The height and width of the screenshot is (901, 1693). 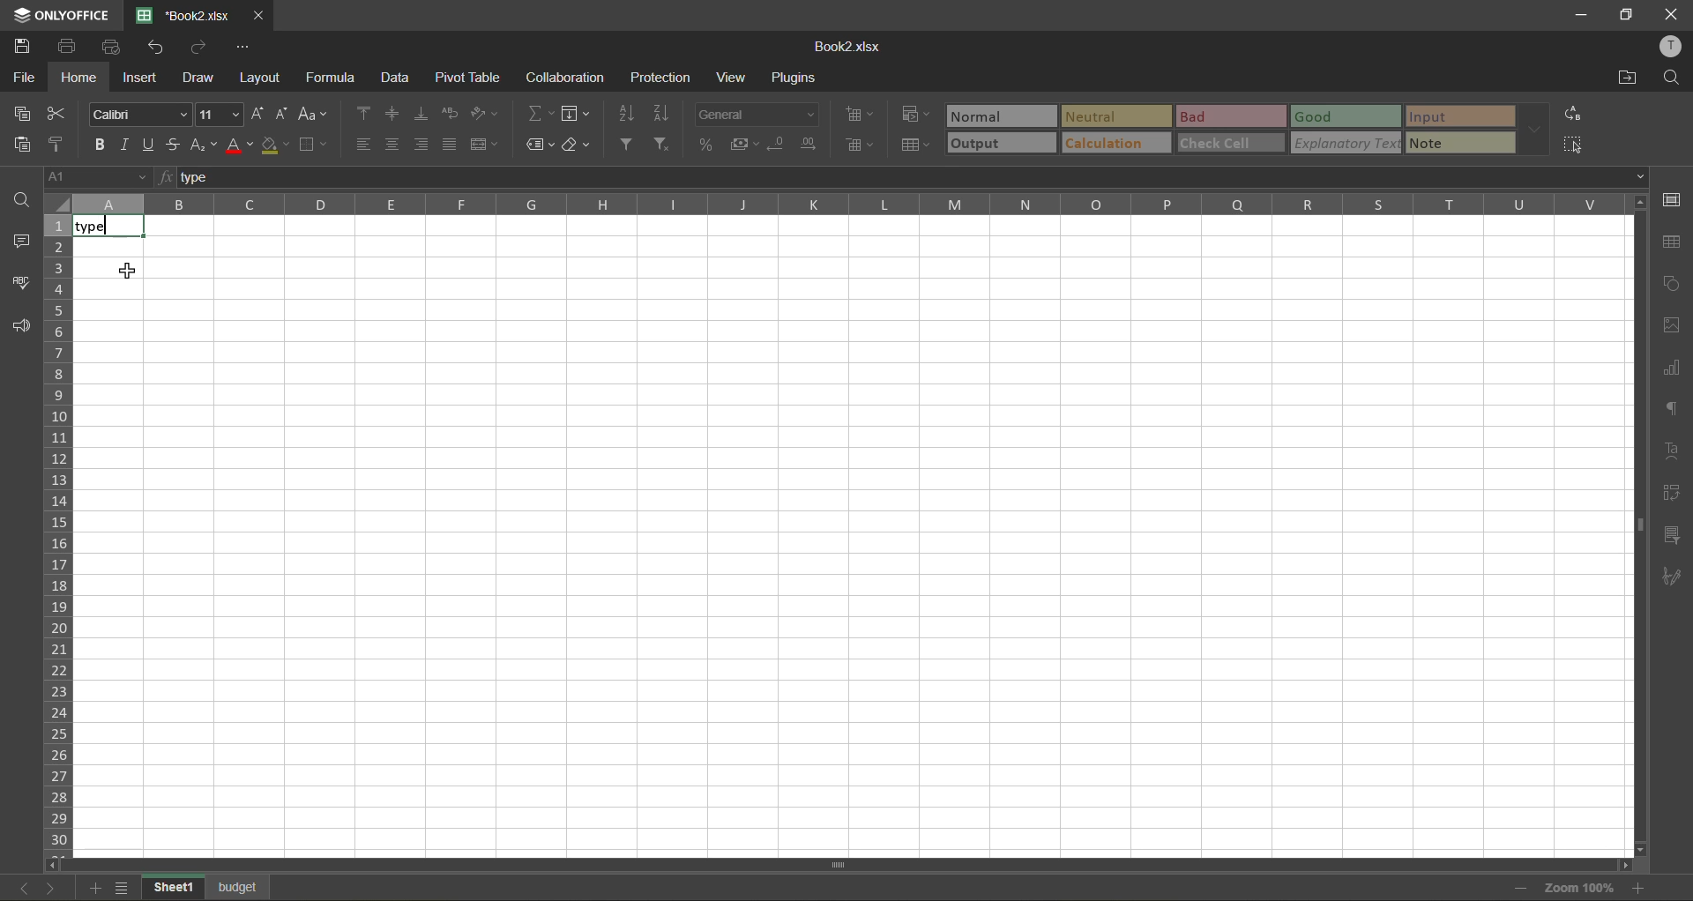 I want to click on file, so click(x=23, y=80).